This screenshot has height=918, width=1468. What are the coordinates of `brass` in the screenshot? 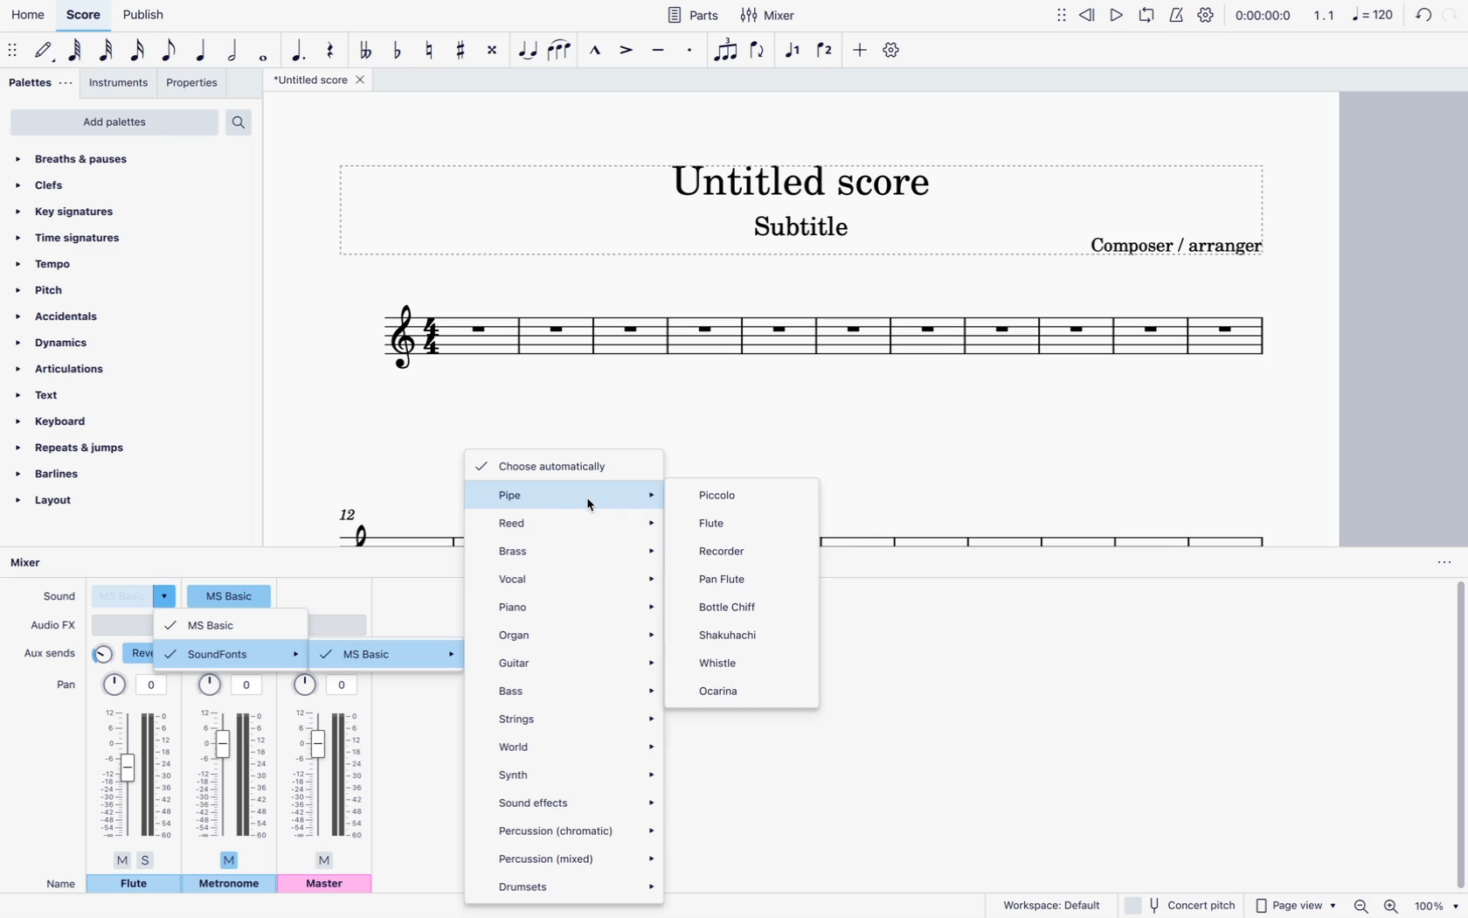 It's located at (577, 547).